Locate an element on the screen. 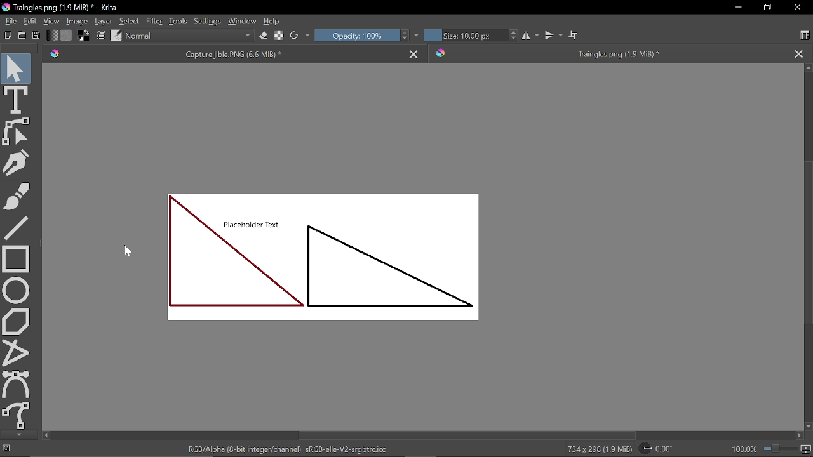 Image resolution: width=813 pixels, height=457 pixels. Size is located at coordinates (464, 35).